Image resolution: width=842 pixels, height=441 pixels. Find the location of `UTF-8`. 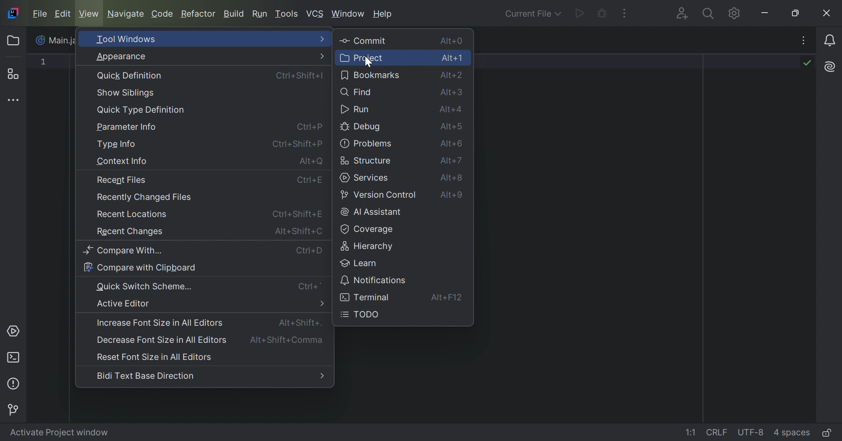

UTF-8 is located at coordinates (751, 433).